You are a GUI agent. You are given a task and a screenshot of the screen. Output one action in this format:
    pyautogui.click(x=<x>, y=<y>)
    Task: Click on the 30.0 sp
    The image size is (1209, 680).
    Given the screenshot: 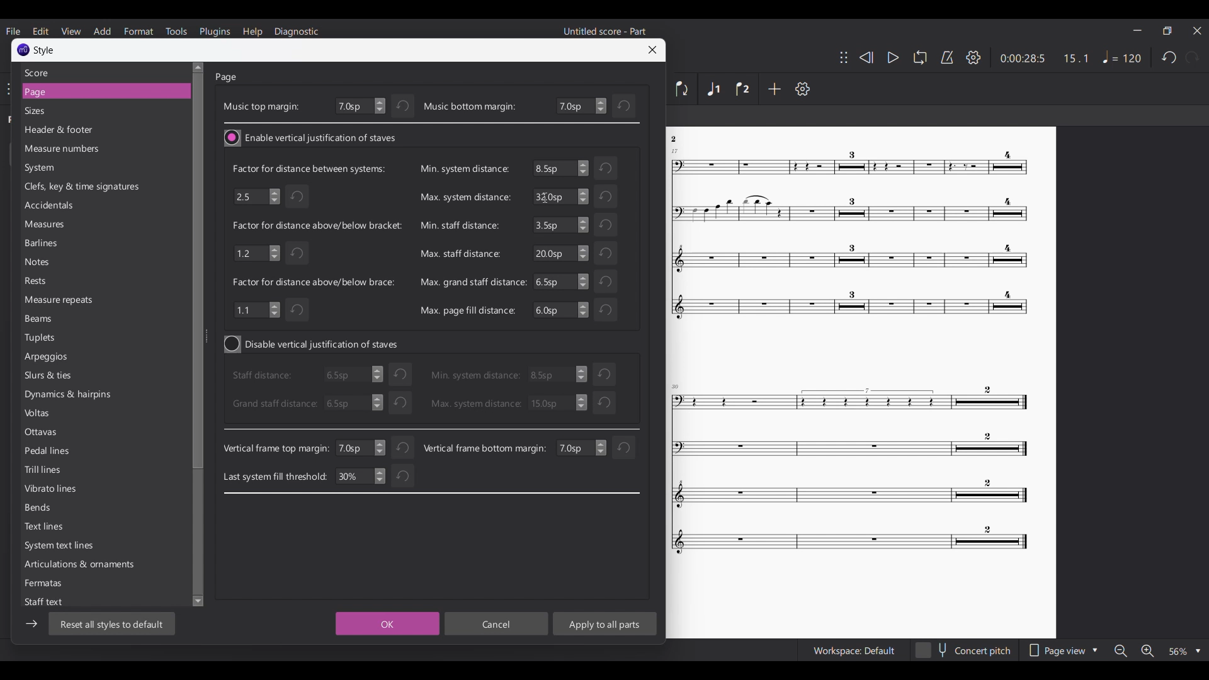 What is the action you would take?
    pyautogui.click(x=557, y=402)
    